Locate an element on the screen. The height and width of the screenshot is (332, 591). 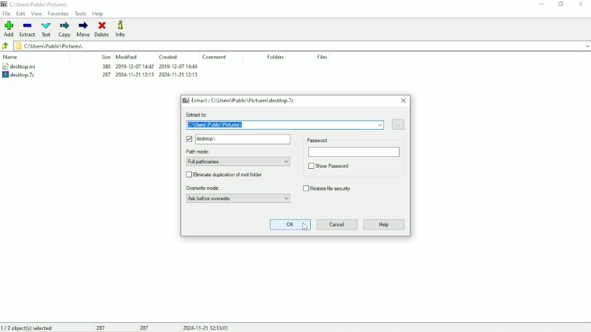
Created is located at coordinates (169, 57).